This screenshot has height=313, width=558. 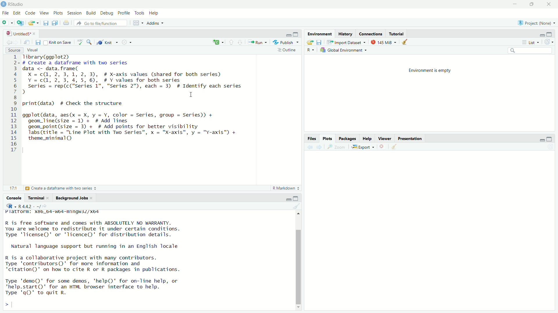 I want to click on Compilie Report, so click(x=127, y=42).